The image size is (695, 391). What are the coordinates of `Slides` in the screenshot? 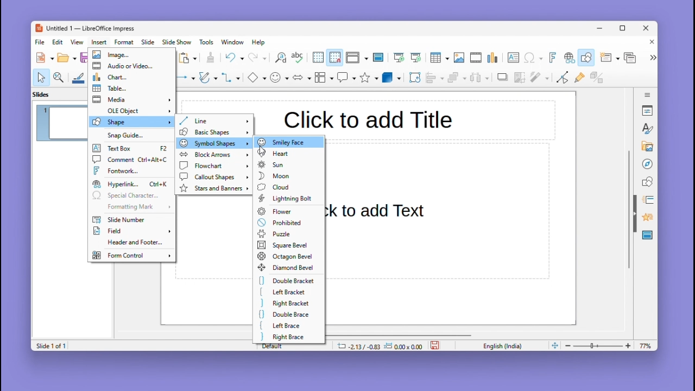 It's located at (47, 94).